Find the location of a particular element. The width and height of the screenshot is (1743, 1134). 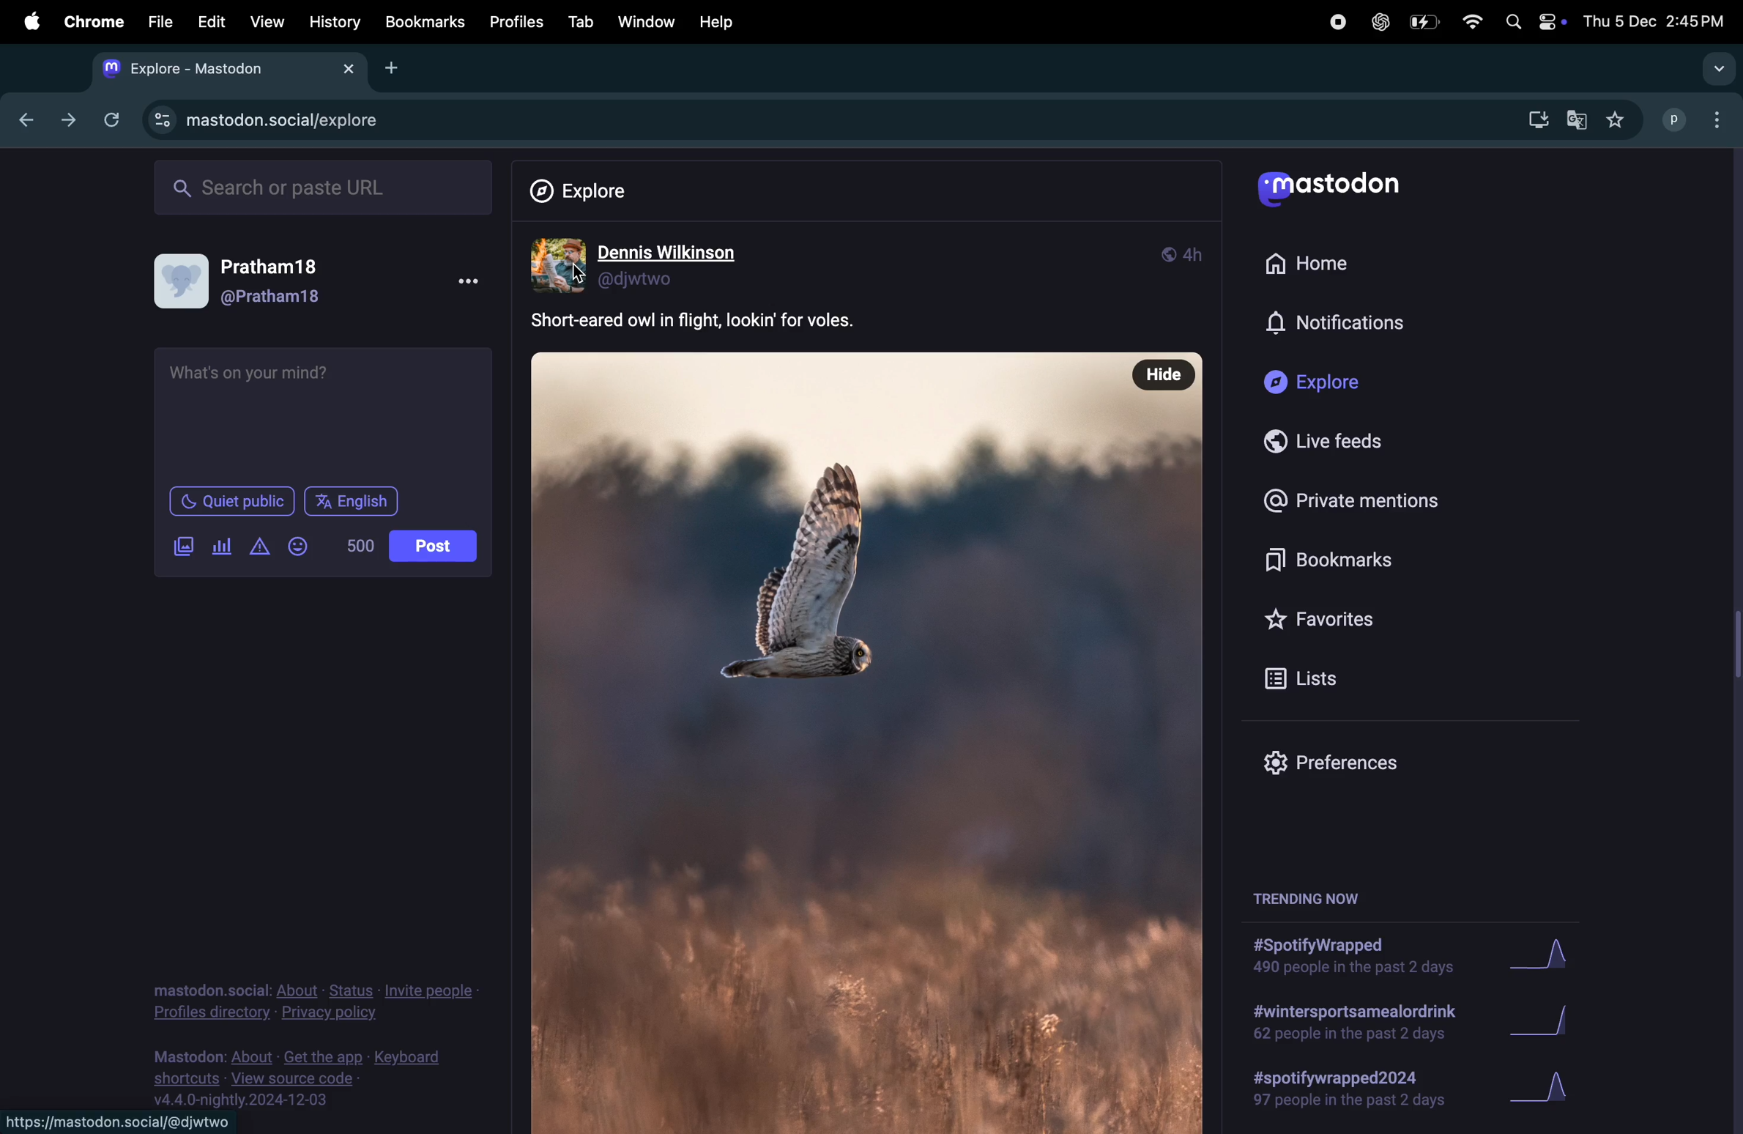

#wintersport is located at coordinates (1360, 1024).